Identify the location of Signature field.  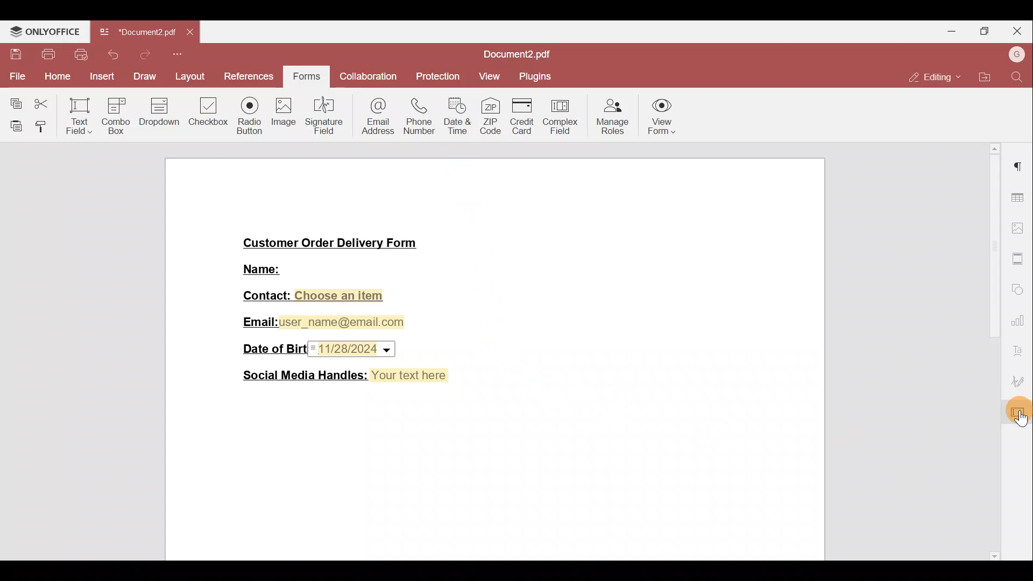
(326, 114).